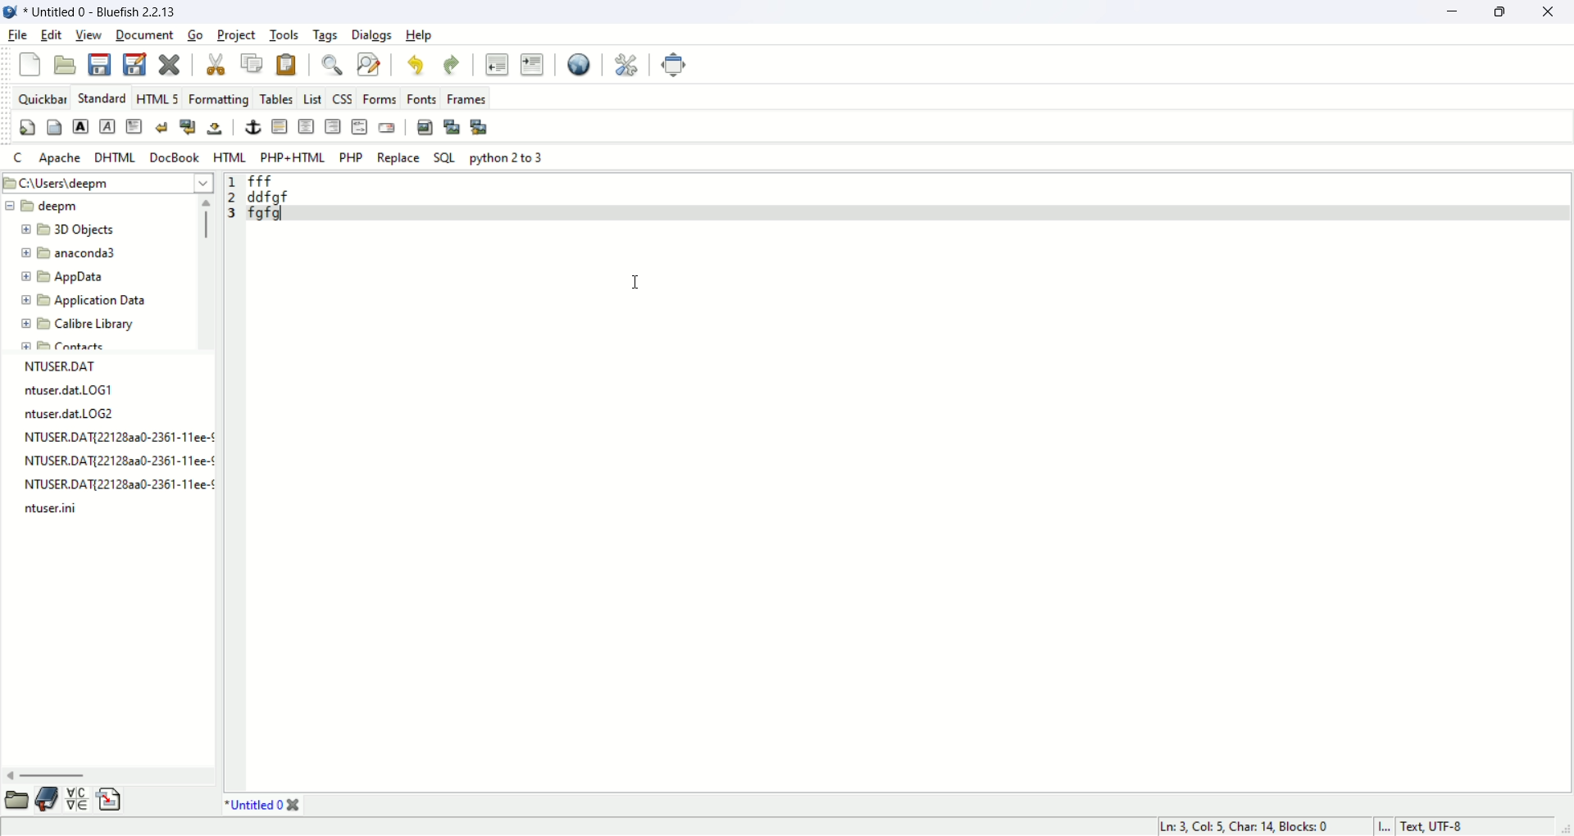 This screenshot has width=1574, height=836. What do you see at coordinates (171, 63) in the screenshot?
I see `close current file` at bounding box center [171, 63].